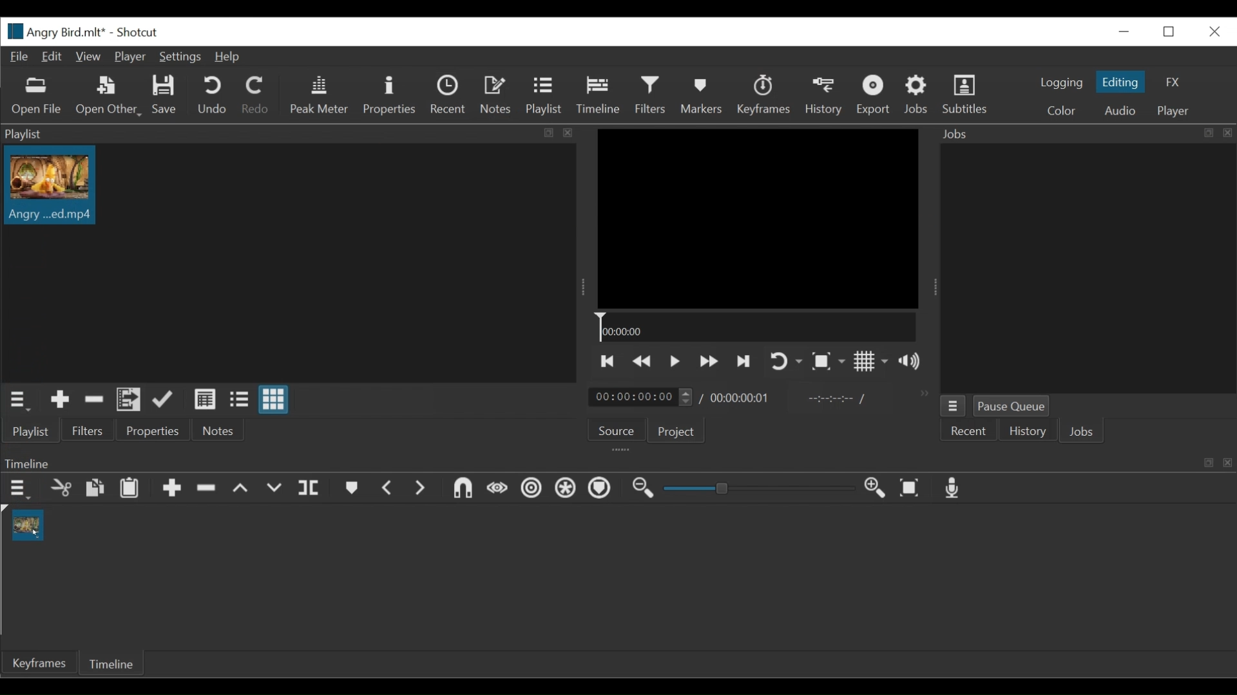  What do you see at coordinates (757, 218) in the screenshot?
I see `Media Viewer` at bounding box center [757, 218].